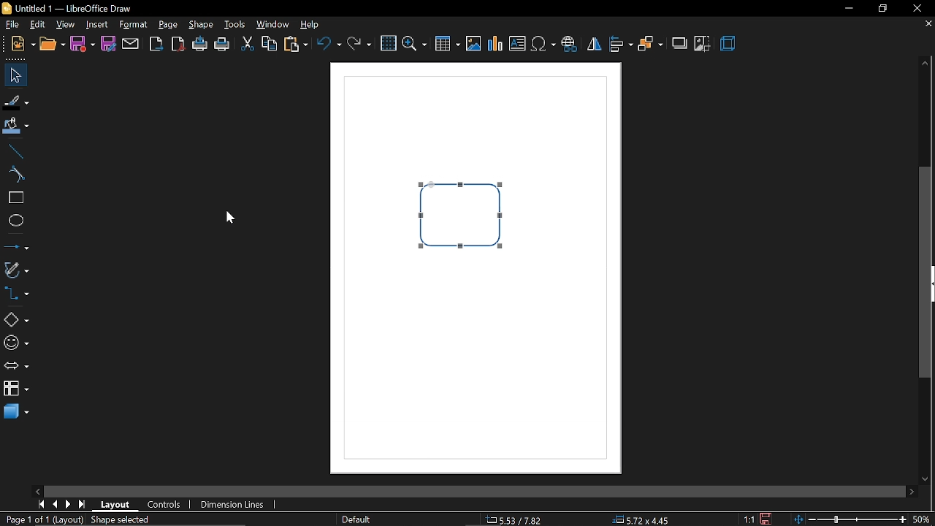 The height and width of the screenshot is (526, 935). What do you see at coordinates (39, 504) in the screenshot?
I see `go to first page` at bounding box center [39, 504].